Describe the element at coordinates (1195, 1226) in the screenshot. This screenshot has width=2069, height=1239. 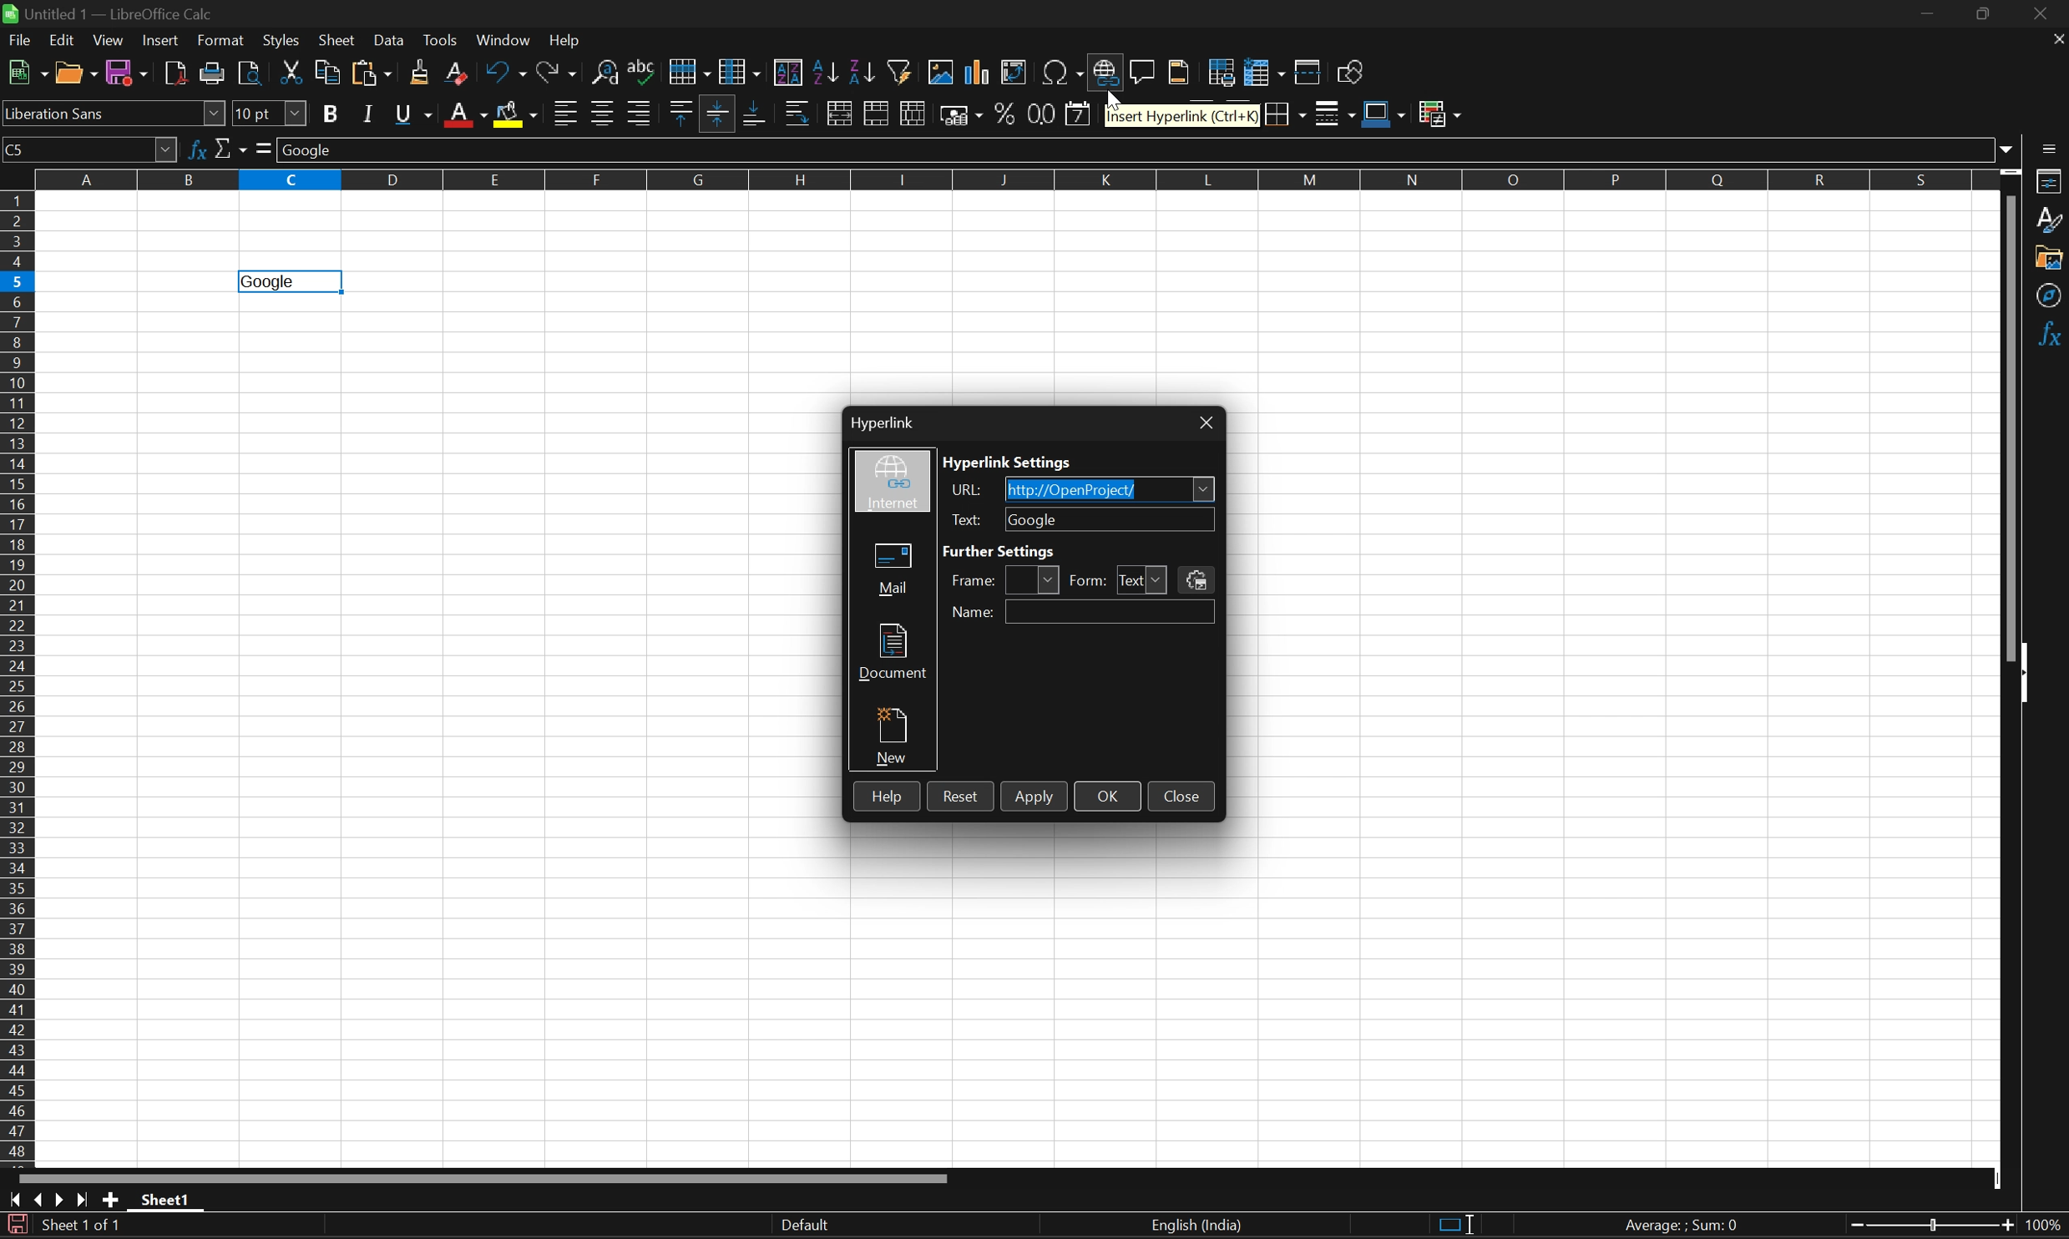
I see `English (India)` at that location.